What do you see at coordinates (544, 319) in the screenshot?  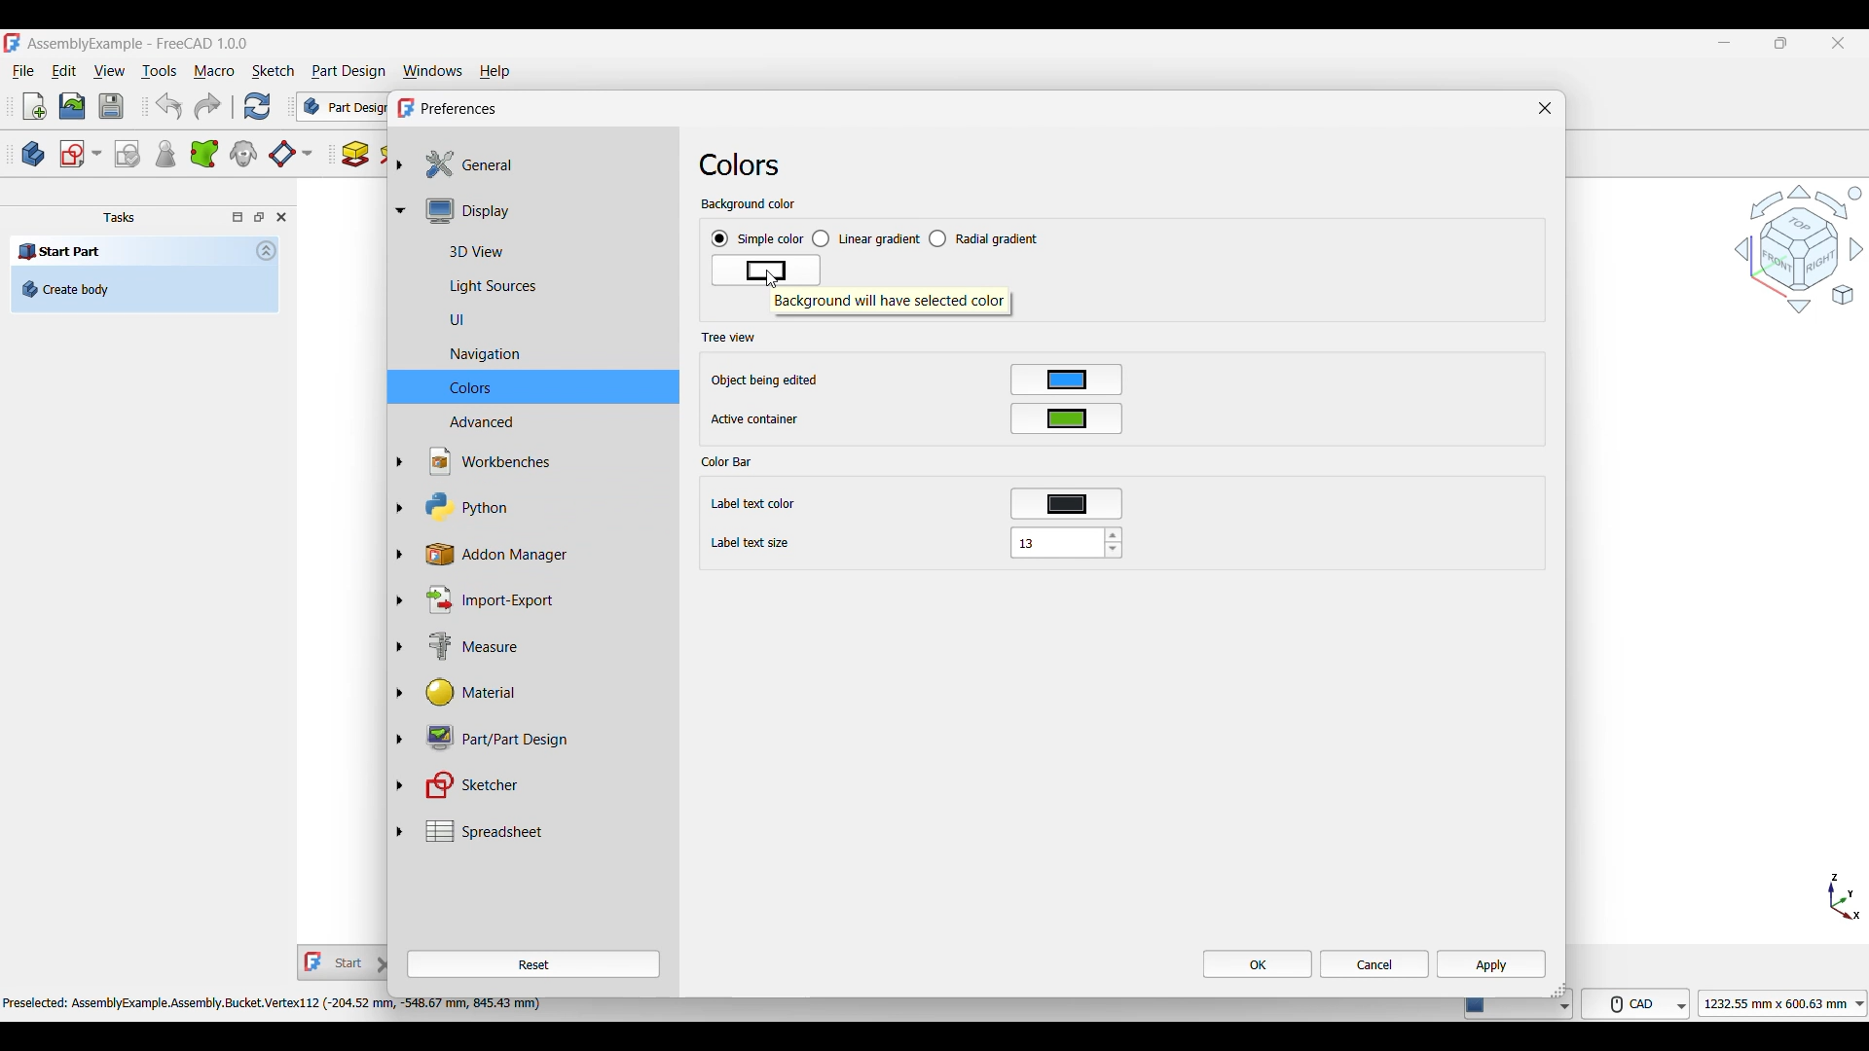 I see `UI` at bounding box center [544, 319].